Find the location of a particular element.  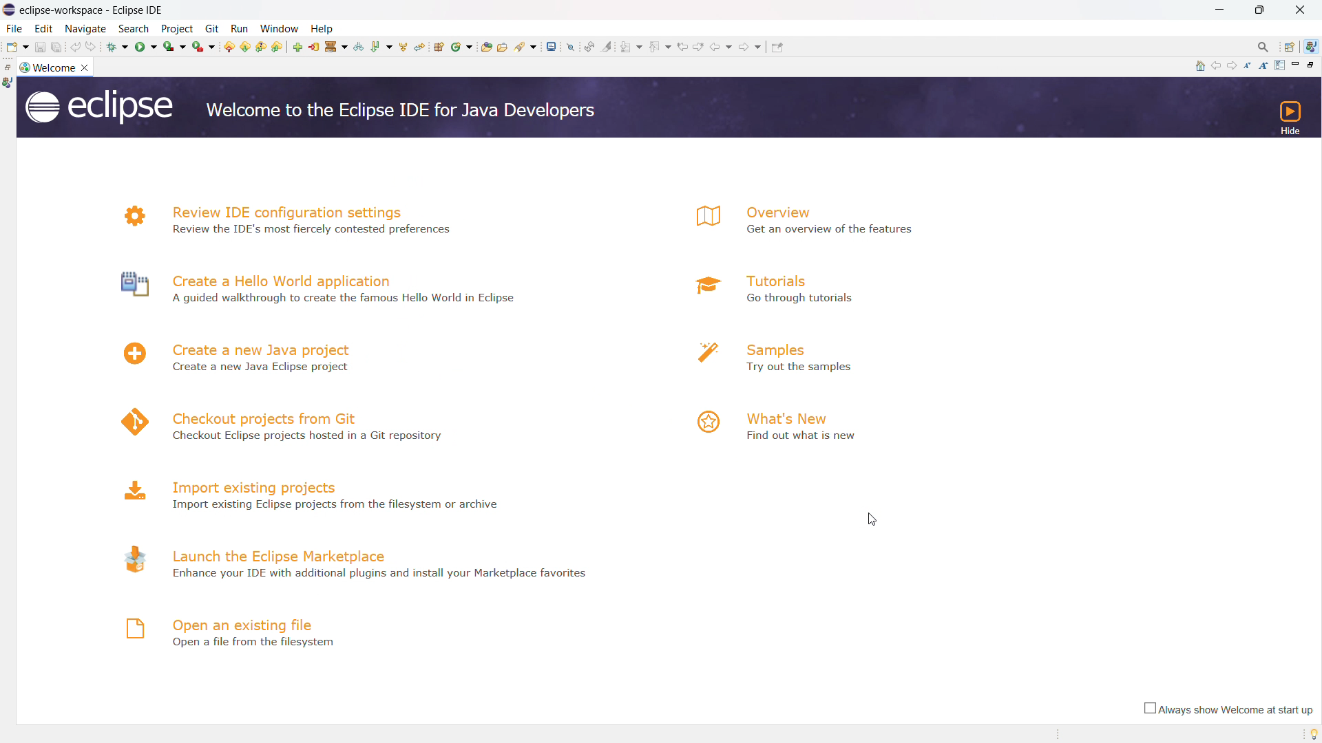

next edit location is located at coordinates (490, 46).